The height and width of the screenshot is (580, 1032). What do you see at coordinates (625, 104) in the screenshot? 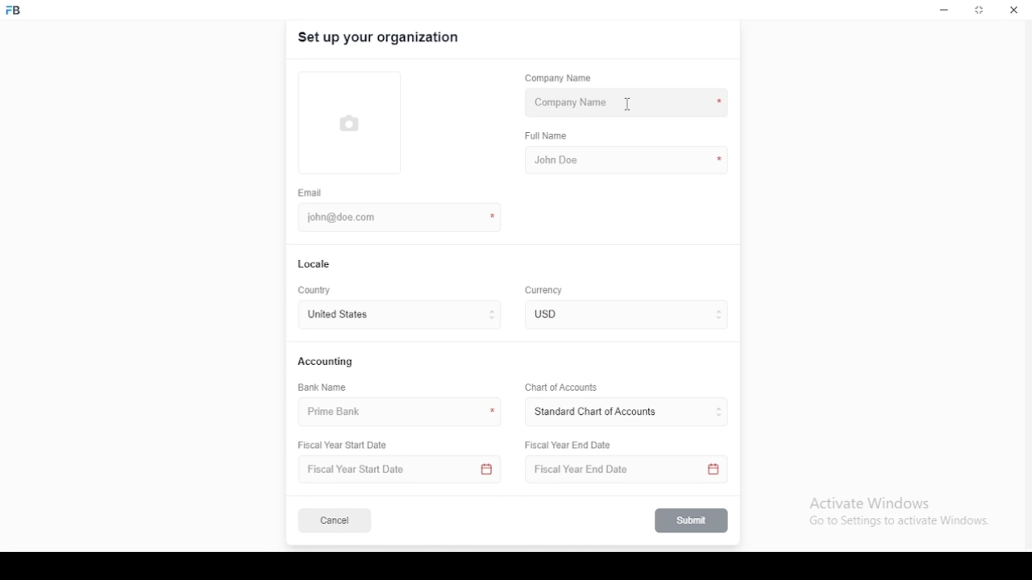
I see `mouse pointer` at bounding box center [625, 104].